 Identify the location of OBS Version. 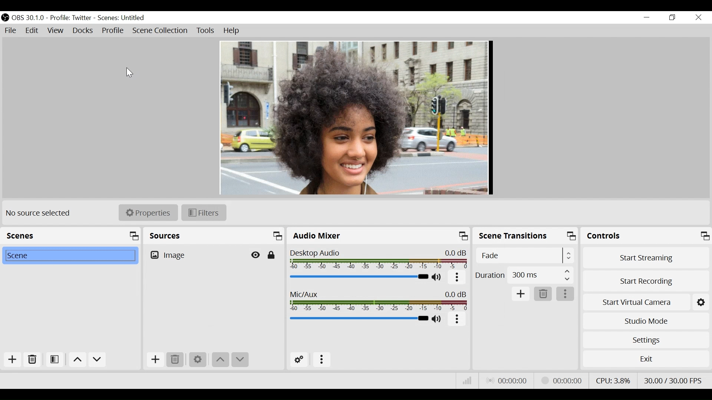
(29, 17).